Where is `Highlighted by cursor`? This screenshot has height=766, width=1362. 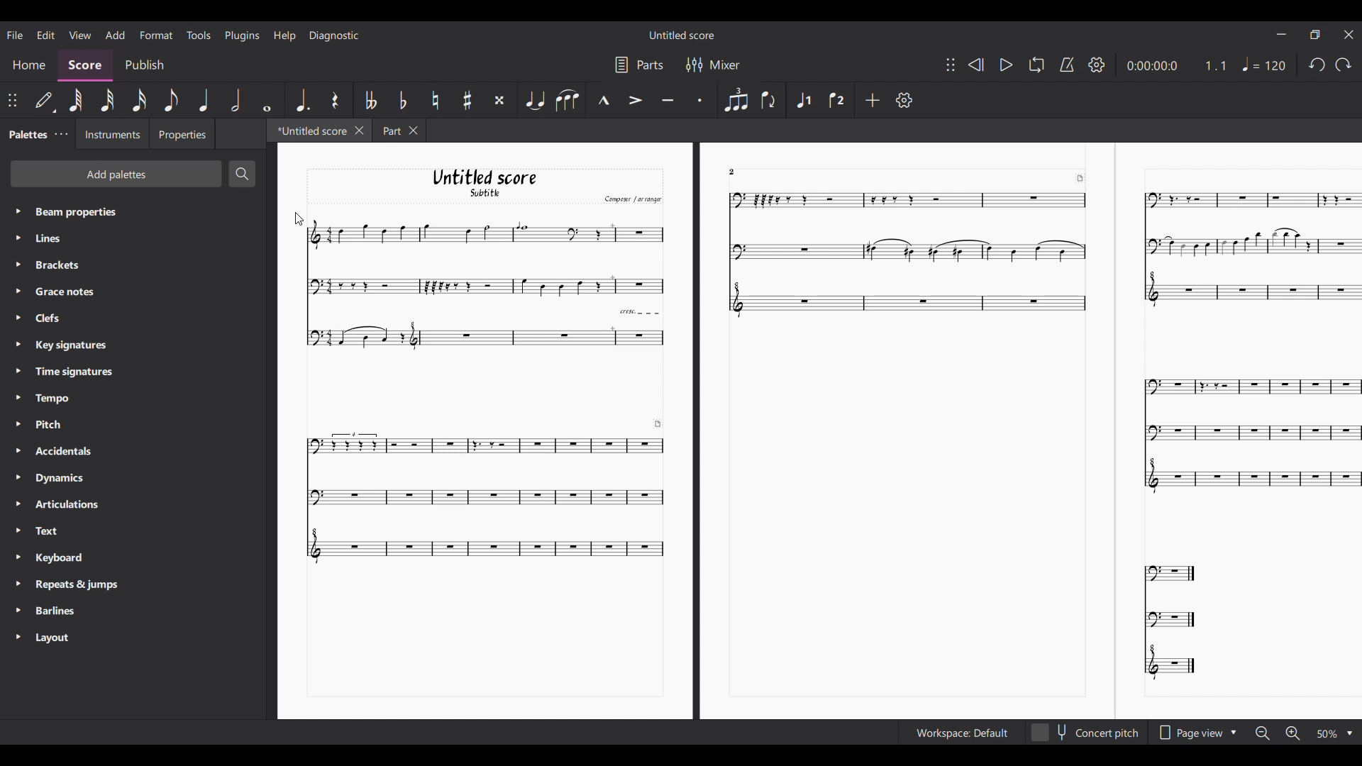
Highlighted by cursor is located at coordinates (16, 265).